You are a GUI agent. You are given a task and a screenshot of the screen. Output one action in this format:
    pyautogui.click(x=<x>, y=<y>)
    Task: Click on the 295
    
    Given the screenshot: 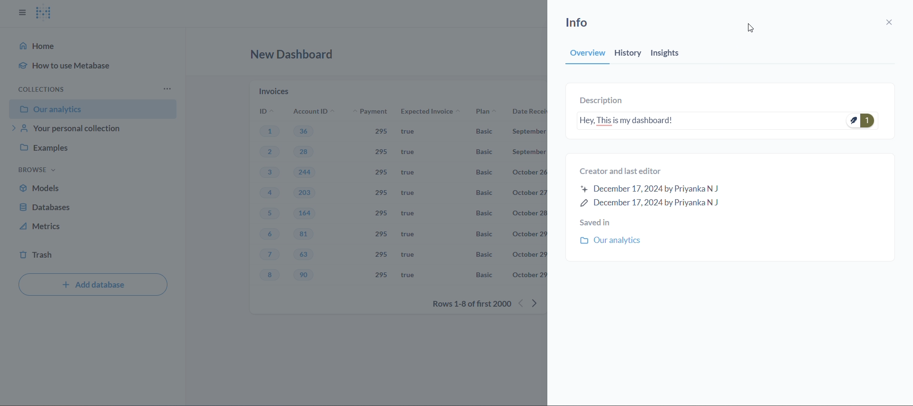 What is the action you would take?
    pyautogui.click(x=383, y=153)
    